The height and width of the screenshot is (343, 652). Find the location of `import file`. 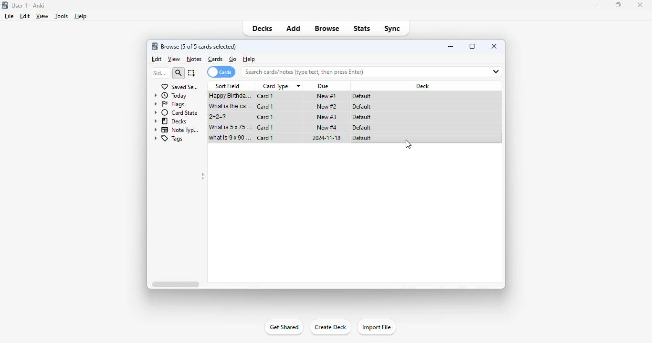

import file is located at coordinates (377, 327).